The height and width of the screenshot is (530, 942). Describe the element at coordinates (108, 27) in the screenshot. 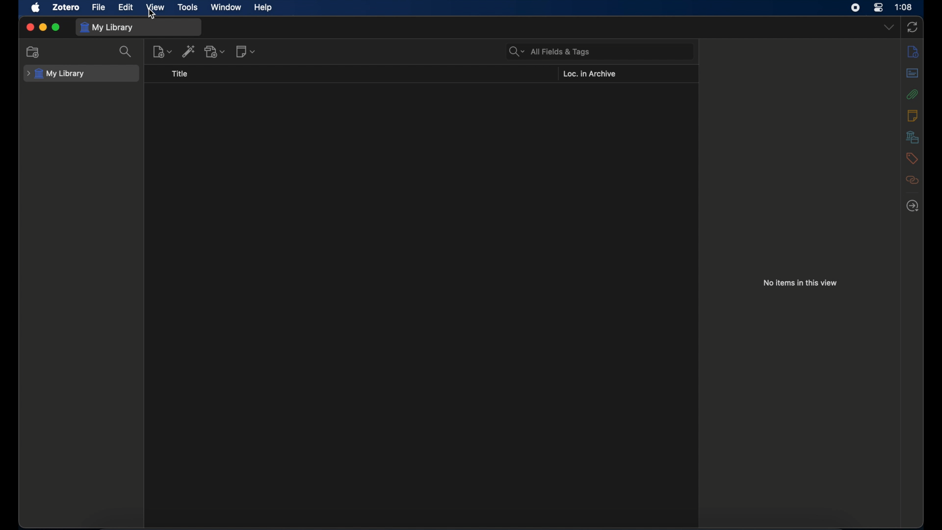

I see `my library` at that location.